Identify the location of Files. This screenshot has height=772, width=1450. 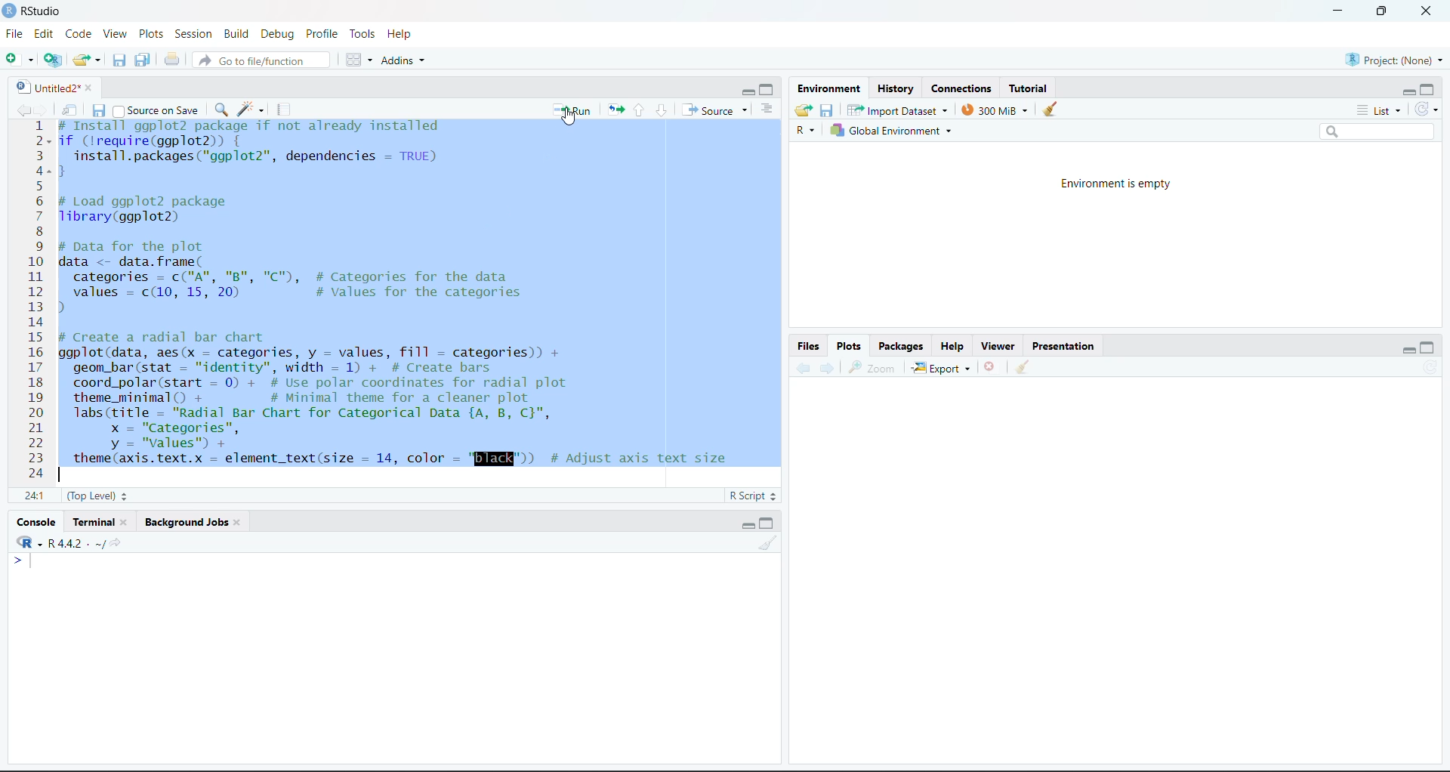
(810, 347).